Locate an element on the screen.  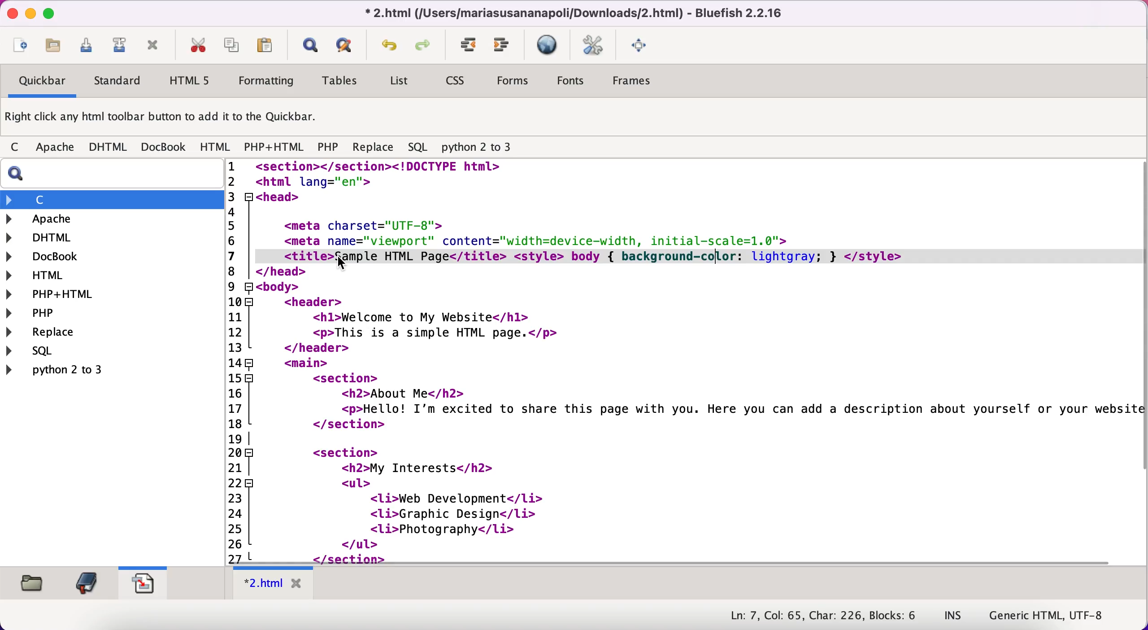
docbook is located at coordinates (164, 146).